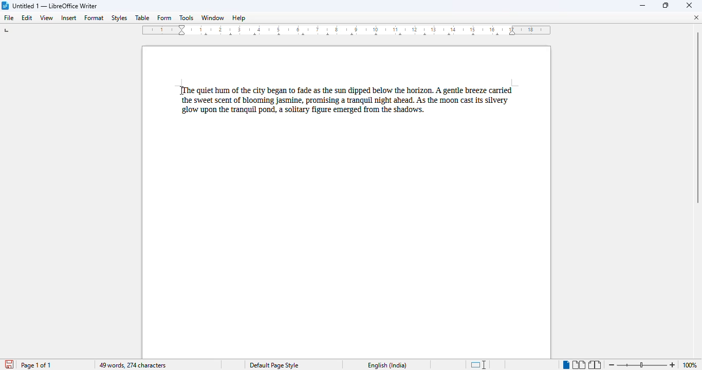 The width and height of the screenshot is (702, 370). Describe the element at coordinates (688, 365) in the screenshot. I see `100%` at that location.